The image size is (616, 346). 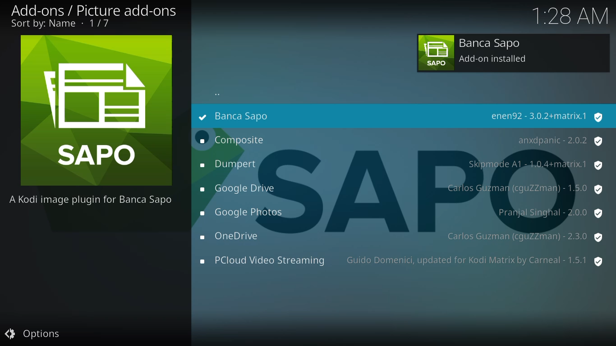 I want to click on sort by name, so click(x=59, y=25).